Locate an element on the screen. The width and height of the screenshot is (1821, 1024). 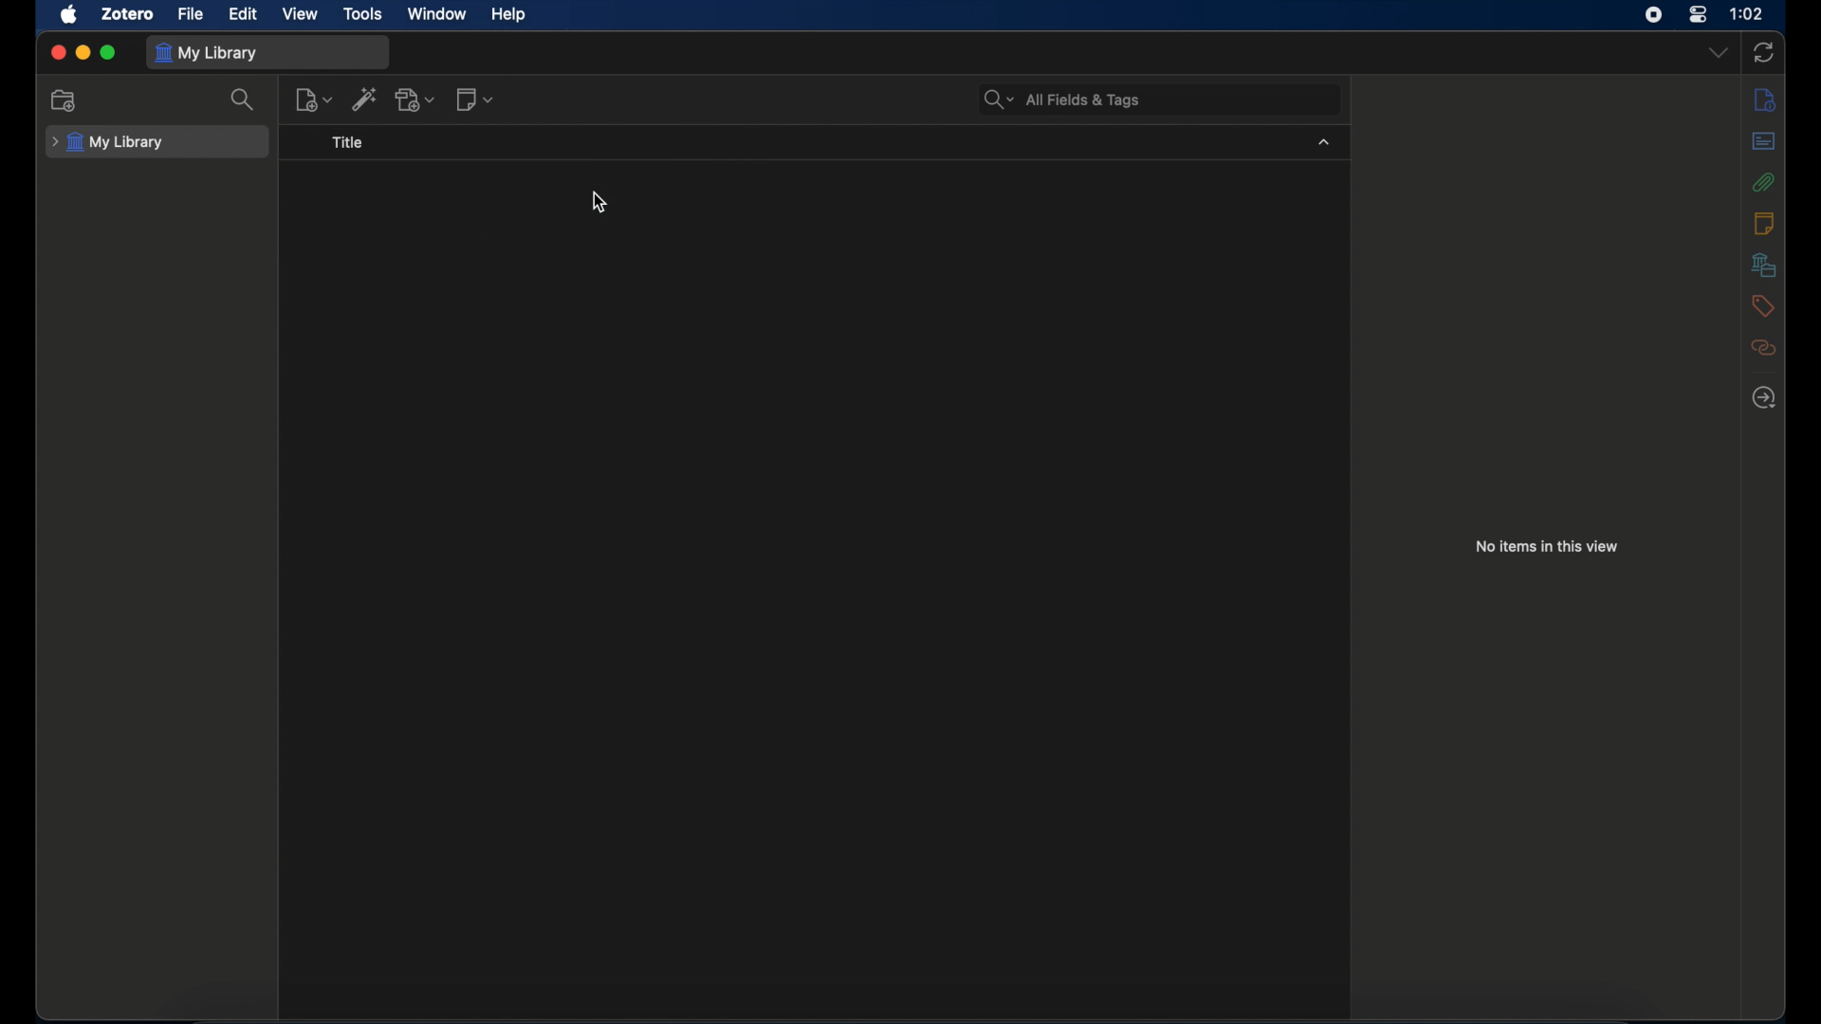
new item is located at coordinates (314, 100).